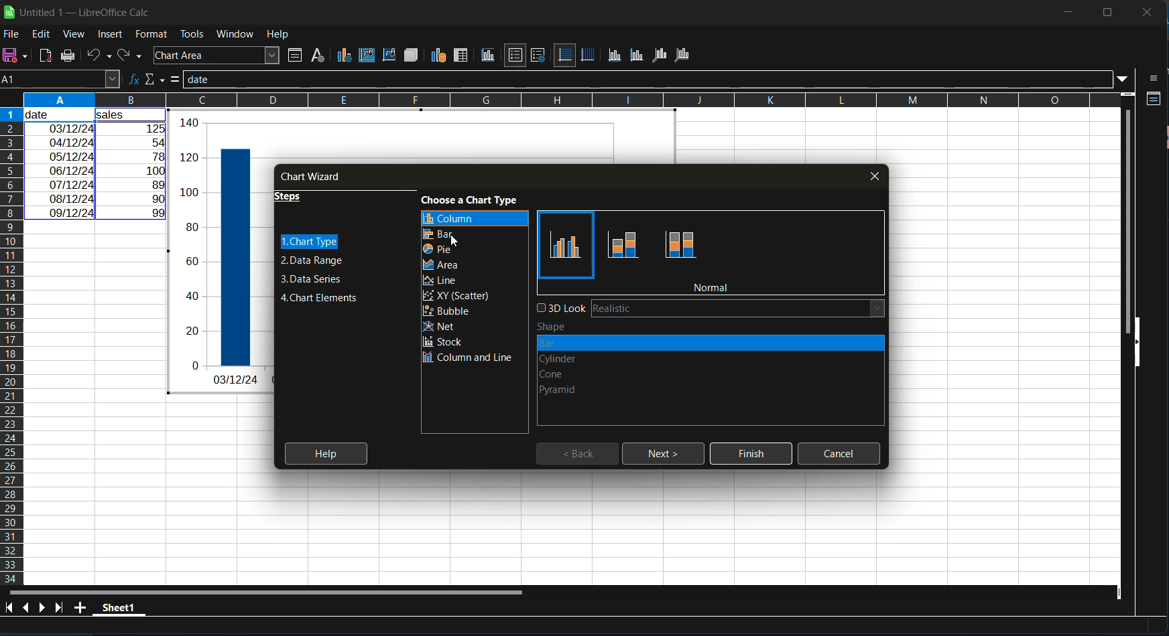  Describe the element at coordinates (714, 288) in the screenshot. I see `normal` at that location.